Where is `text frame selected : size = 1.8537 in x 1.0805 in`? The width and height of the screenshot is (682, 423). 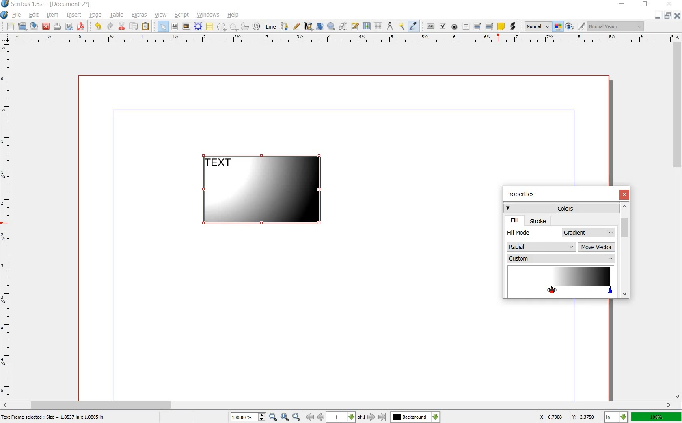 text frame selected : size = 1.8537 in x 1.0805 in is located at coordinates (54, 418).